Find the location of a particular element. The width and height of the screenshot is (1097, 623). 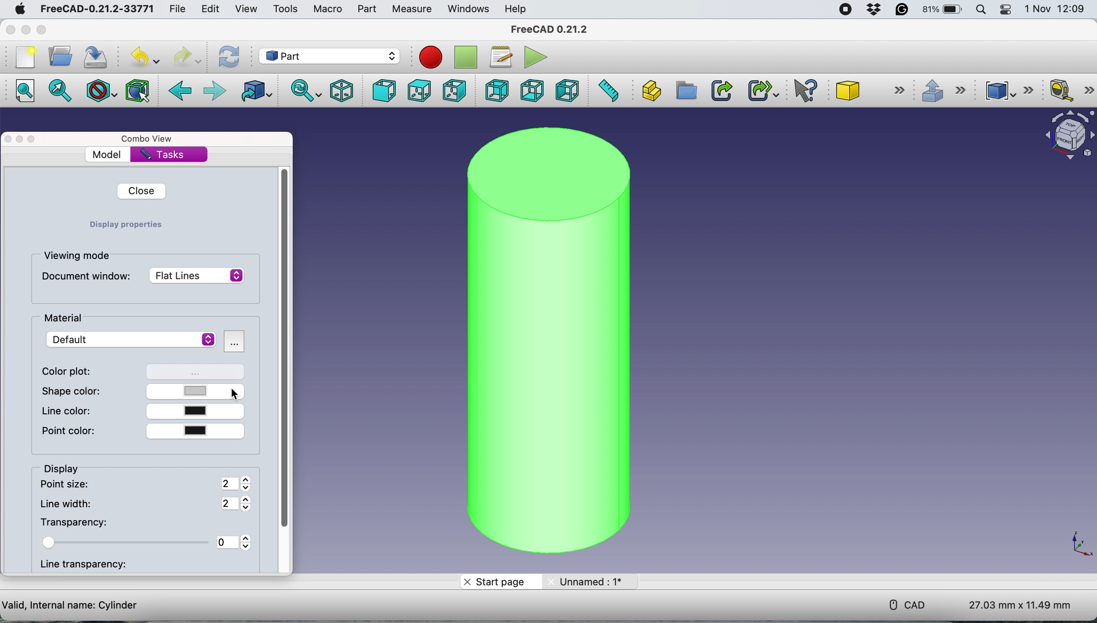

default is located at coordinates (133, 340).